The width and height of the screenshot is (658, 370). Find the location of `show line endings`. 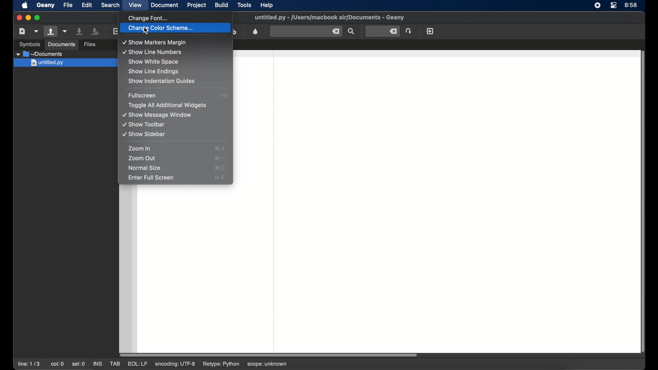

show line endings is located at coordinates (154, 72).